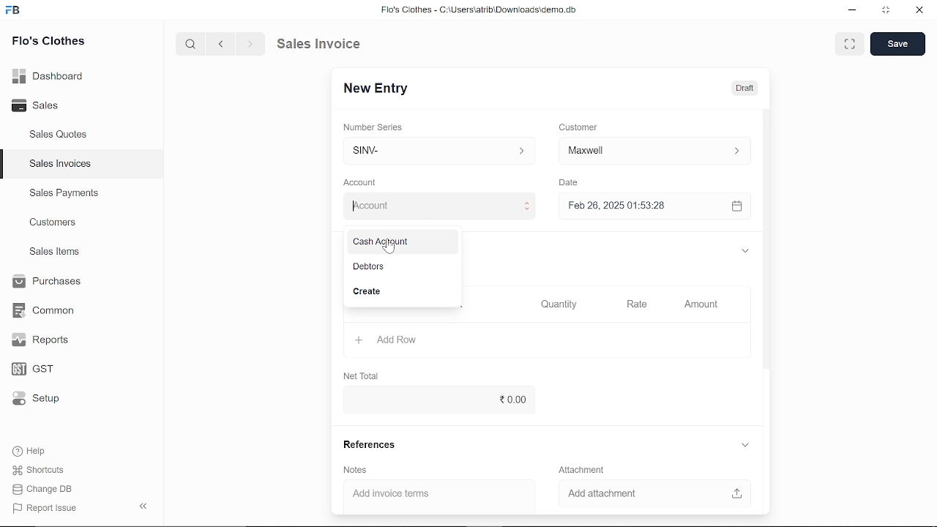 The image size is (937, 527). I want to click on Flo's Clothes, so click(48, 42).